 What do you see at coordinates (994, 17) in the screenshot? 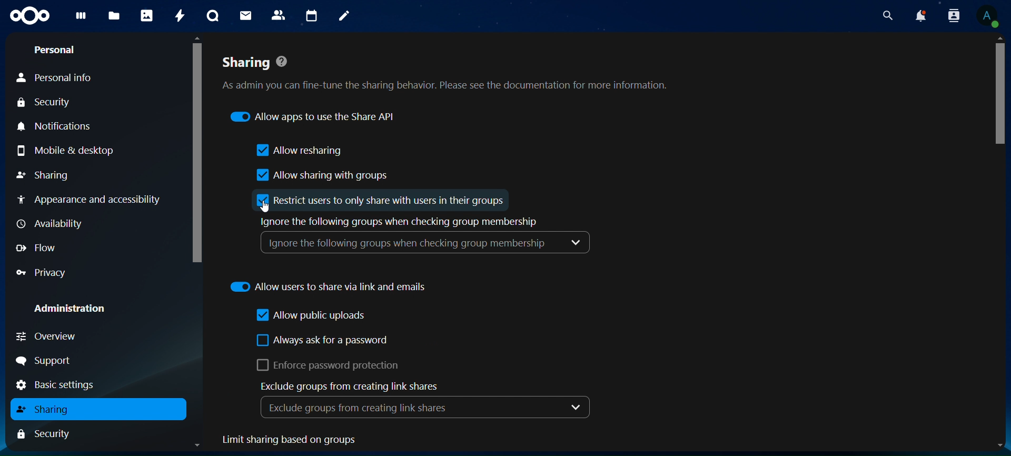
I see `view profile` at bounding box center [994, 17].